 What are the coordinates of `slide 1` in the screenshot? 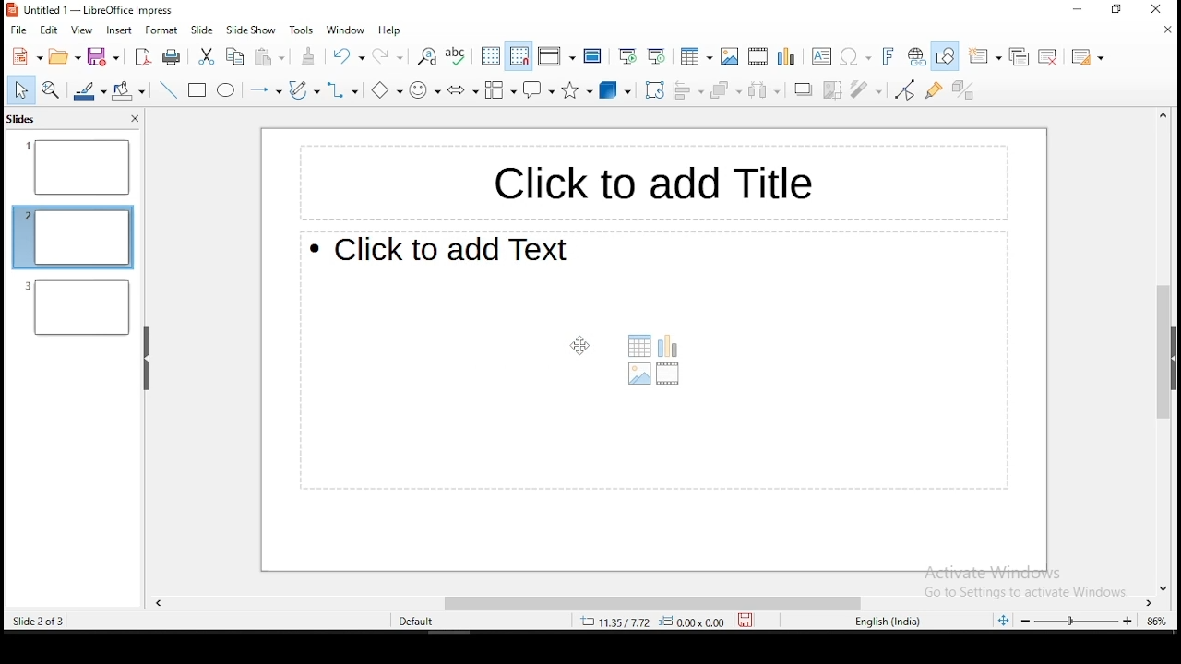 It's located at (78, 168).